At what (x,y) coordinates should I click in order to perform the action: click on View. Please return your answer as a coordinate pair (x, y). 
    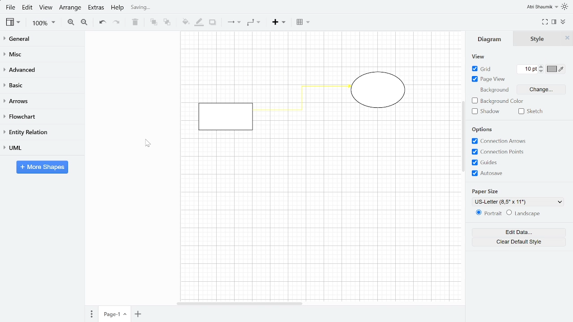
    Looking at the image, I should click on (12, 22).